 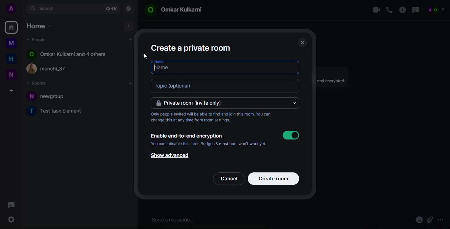 What do you see at coordinates (175, 220) in the screenshot?
I see `send message` at bounding box center [175, 220].